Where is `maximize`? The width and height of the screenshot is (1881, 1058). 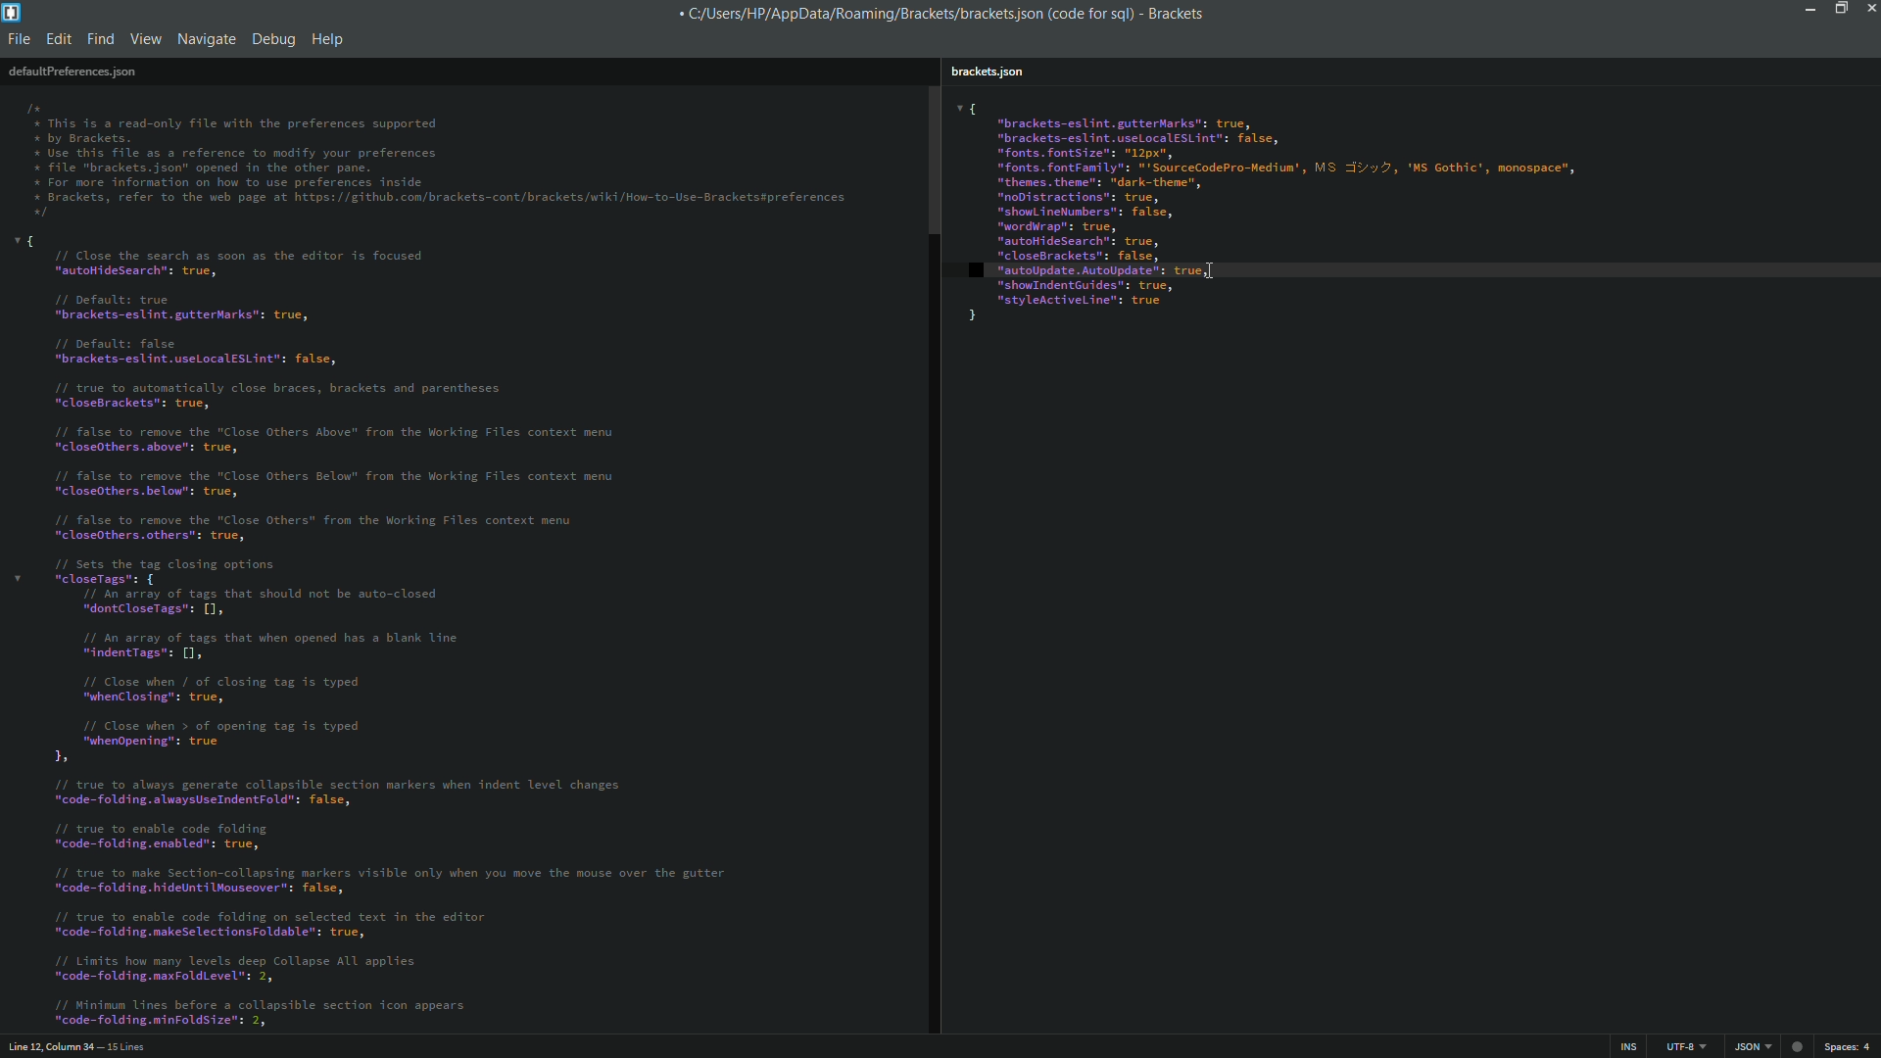 maximize is located at coordinates (1839, 9).